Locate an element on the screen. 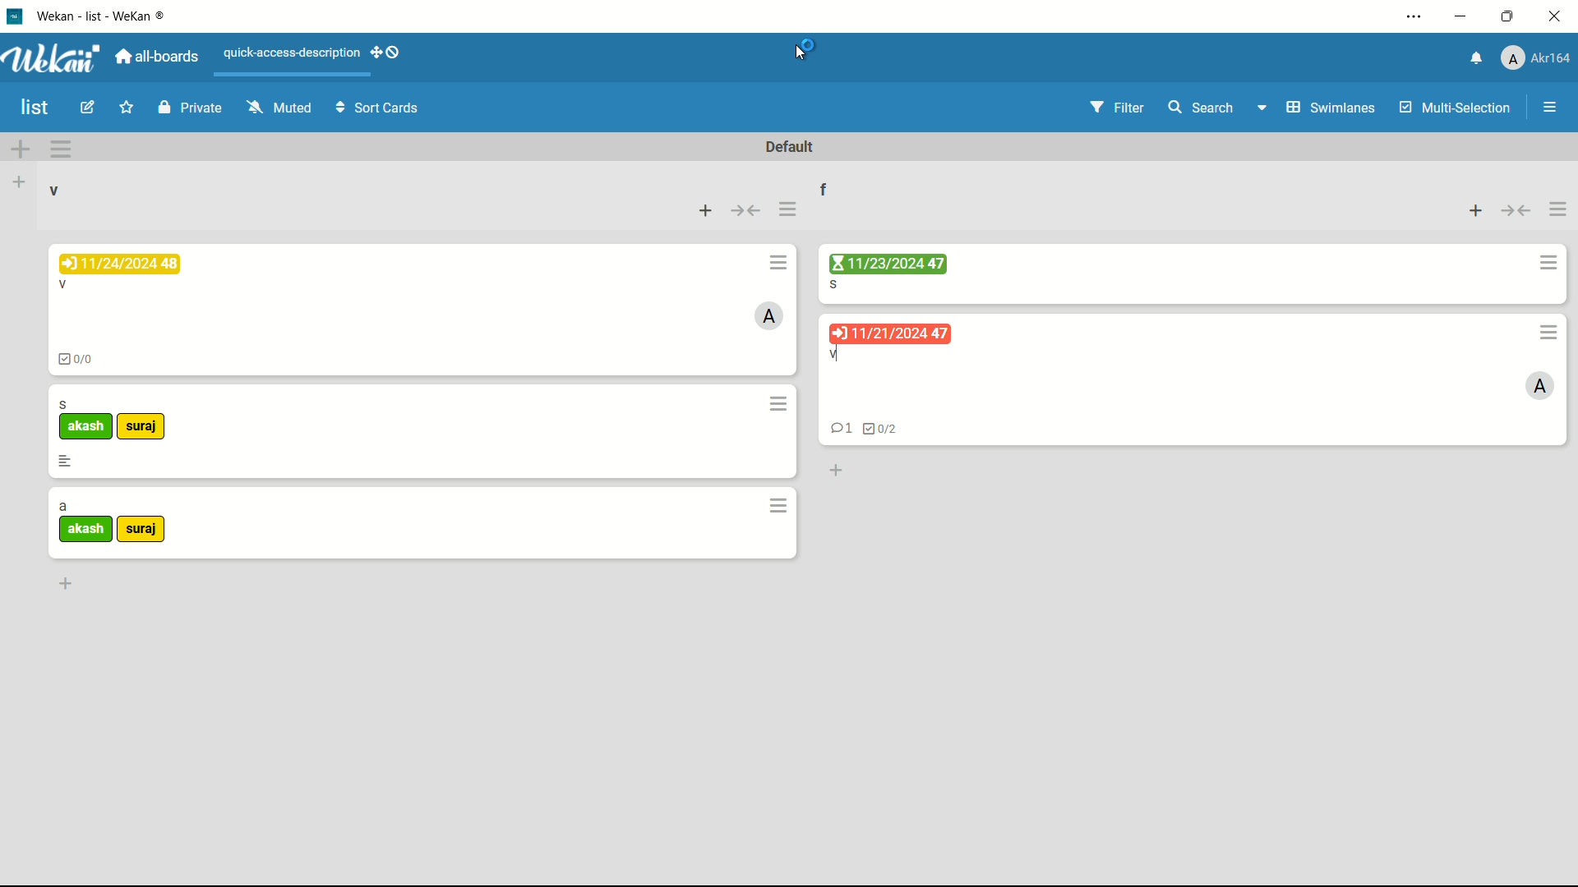  card name is located at coordinates (836, 284).